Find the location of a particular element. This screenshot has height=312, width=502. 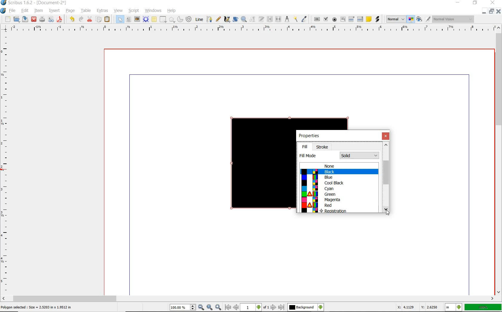

scrollbar is located at coordinates (498, 160).